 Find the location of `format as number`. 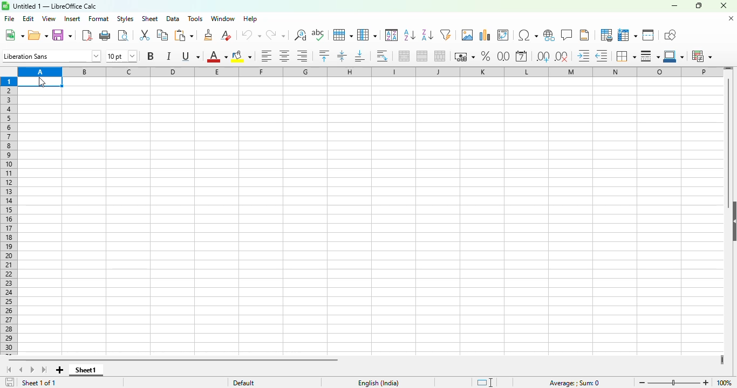

format as number is located at coordinates (503, 56).